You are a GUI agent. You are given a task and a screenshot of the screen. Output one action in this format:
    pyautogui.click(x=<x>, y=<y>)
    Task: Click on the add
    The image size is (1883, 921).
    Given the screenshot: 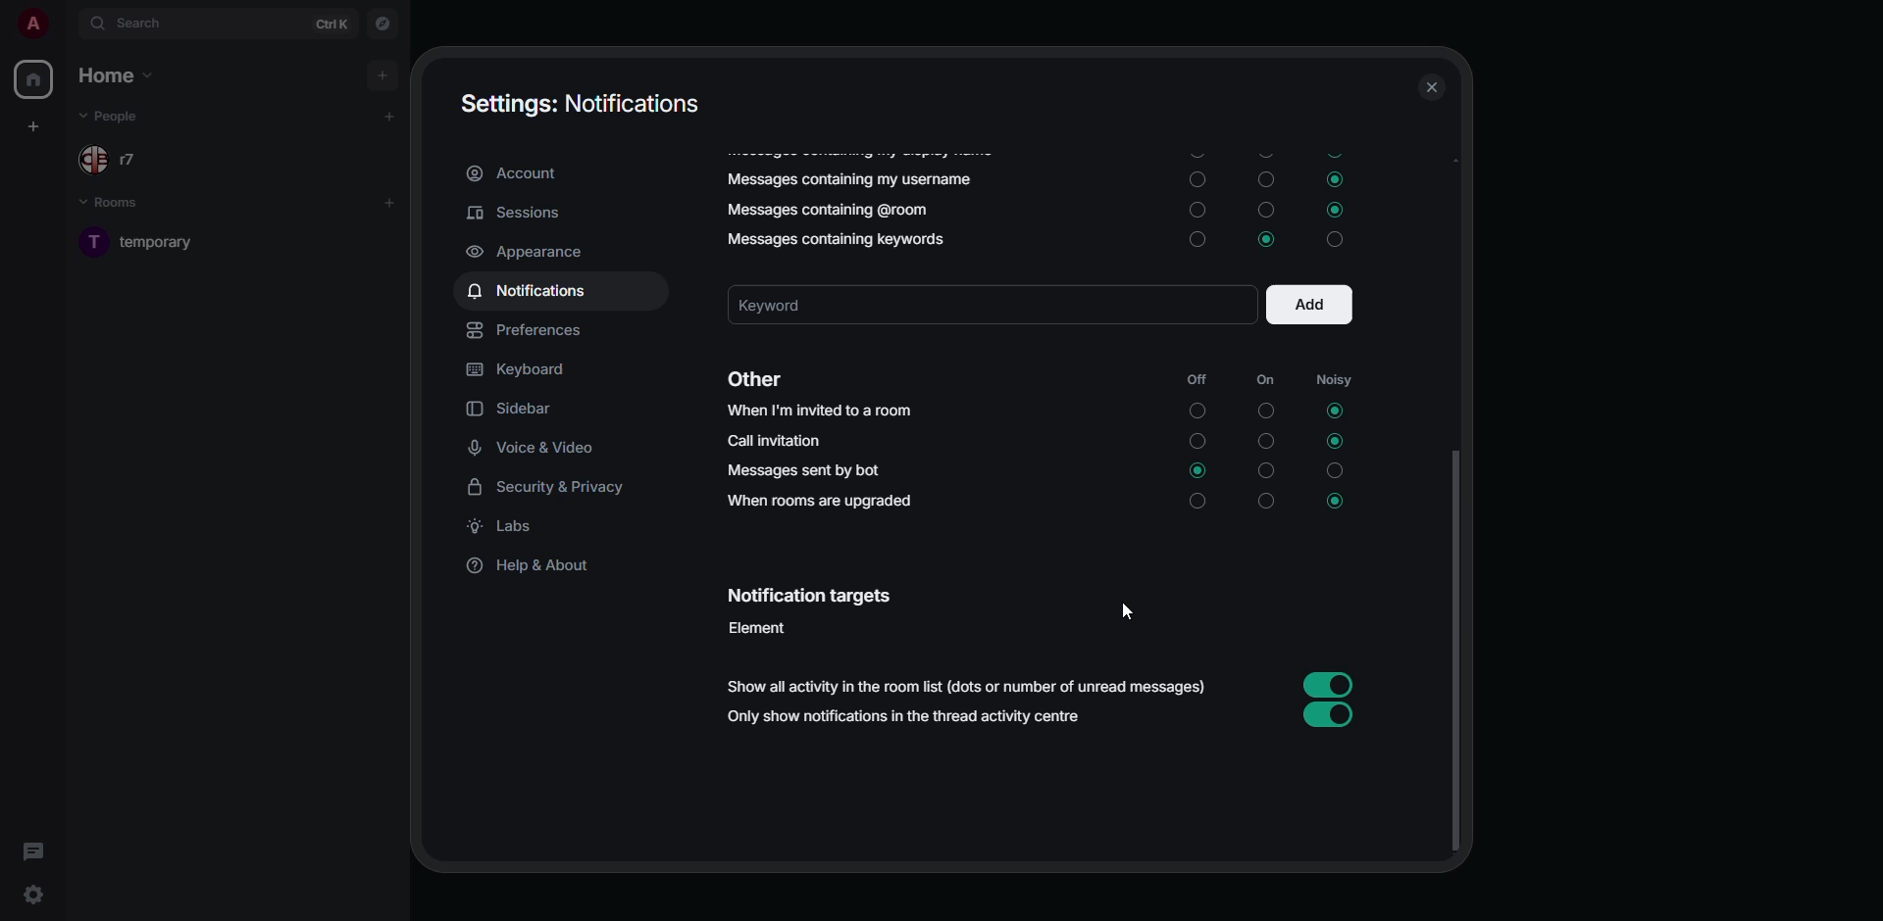 What is the action you would take?
    pyautogui.click(x=390, y=203)
    